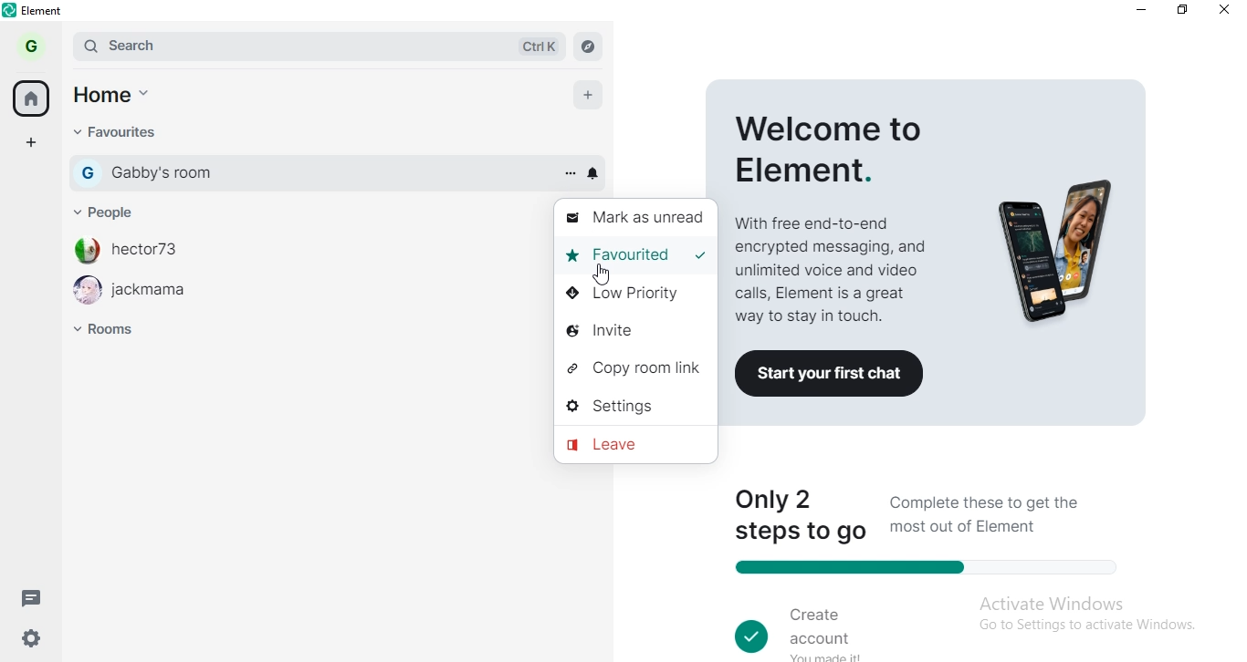 This screenshot has width=1247, height=662. I want to click on copy room link, so click(632, 366).